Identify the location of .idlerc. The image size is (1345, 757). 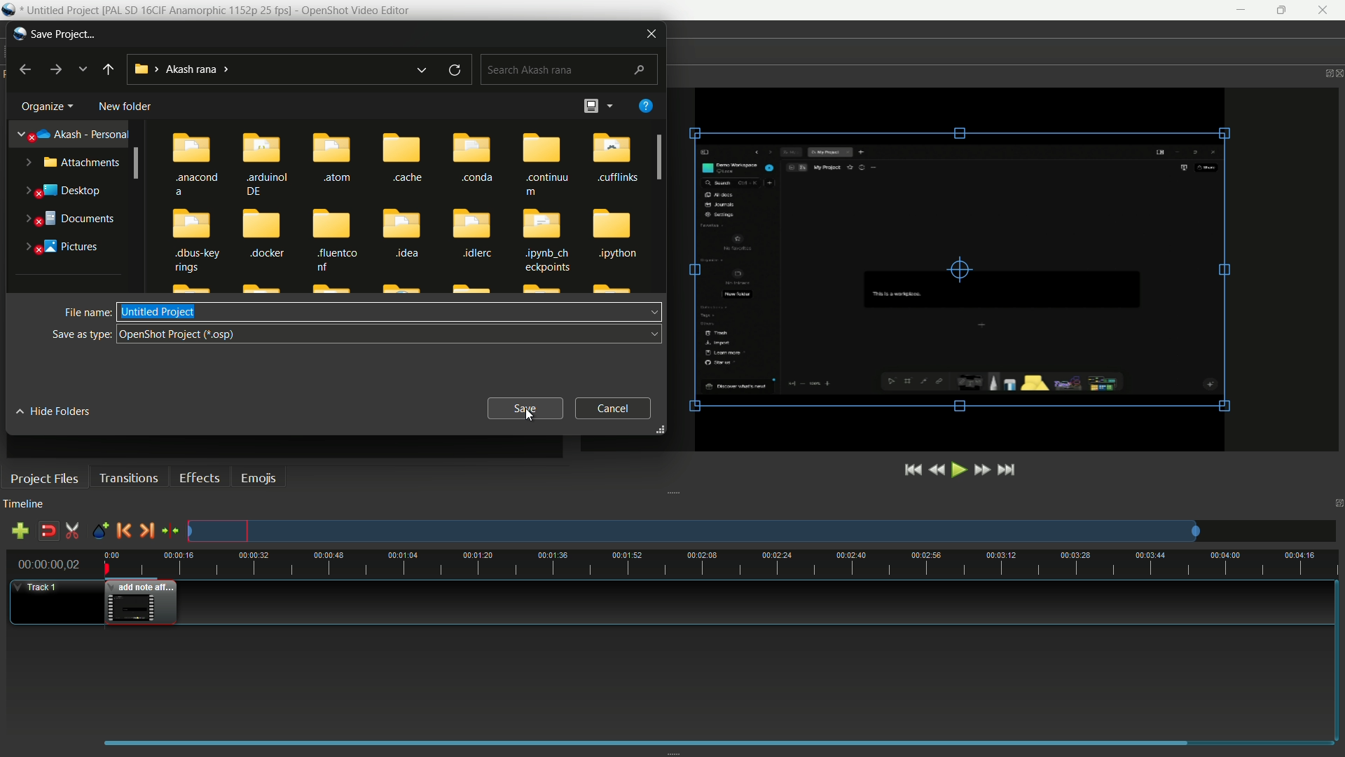
(473, 236).